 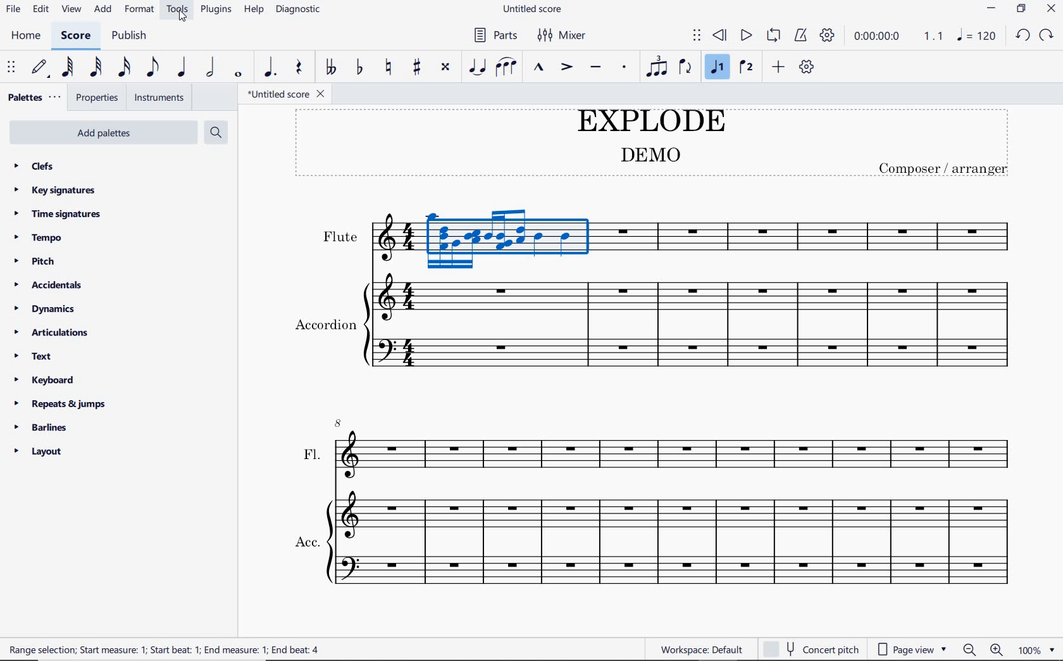 What do you see at coordinates (1038, 647) in the screenshot?
I see `zoom factor` at bounding box center [1038, 647].